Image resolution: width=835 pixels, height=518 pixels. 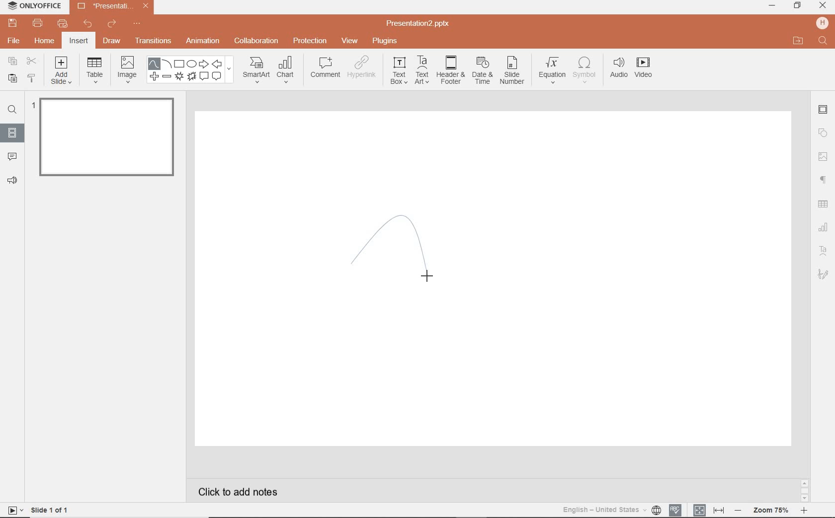 What do you see at coordinates (824, 133) in the screenshot?
I see `SHAPE SETTINGS` at bounding box center [824, 133].